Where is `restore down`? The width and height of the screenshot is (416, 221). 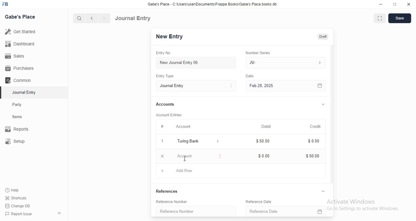 restore down is located at coordinates (395, 5).